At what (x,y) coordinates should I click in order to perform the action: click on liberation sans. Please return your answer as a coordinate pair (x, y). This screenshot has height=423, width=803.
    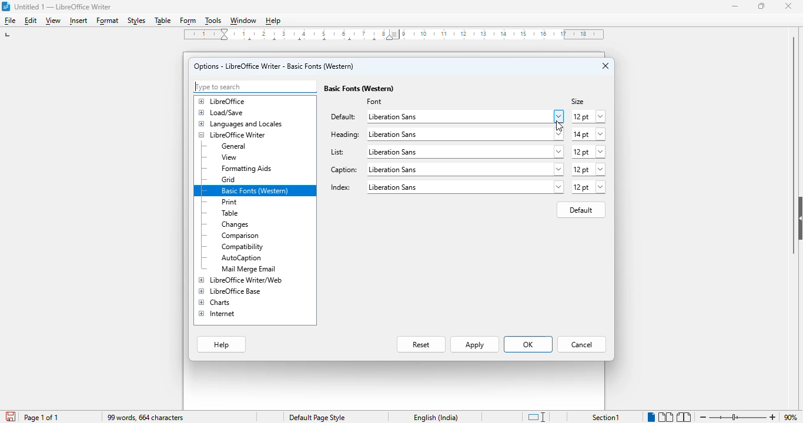
    Looking at the image, I should click on (465, 187).